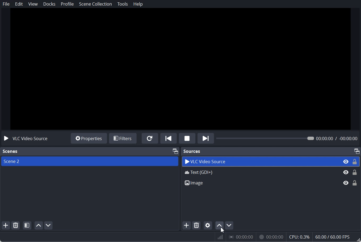 The image size is (361, 242). I want to click on Edit, so click(19, 4).